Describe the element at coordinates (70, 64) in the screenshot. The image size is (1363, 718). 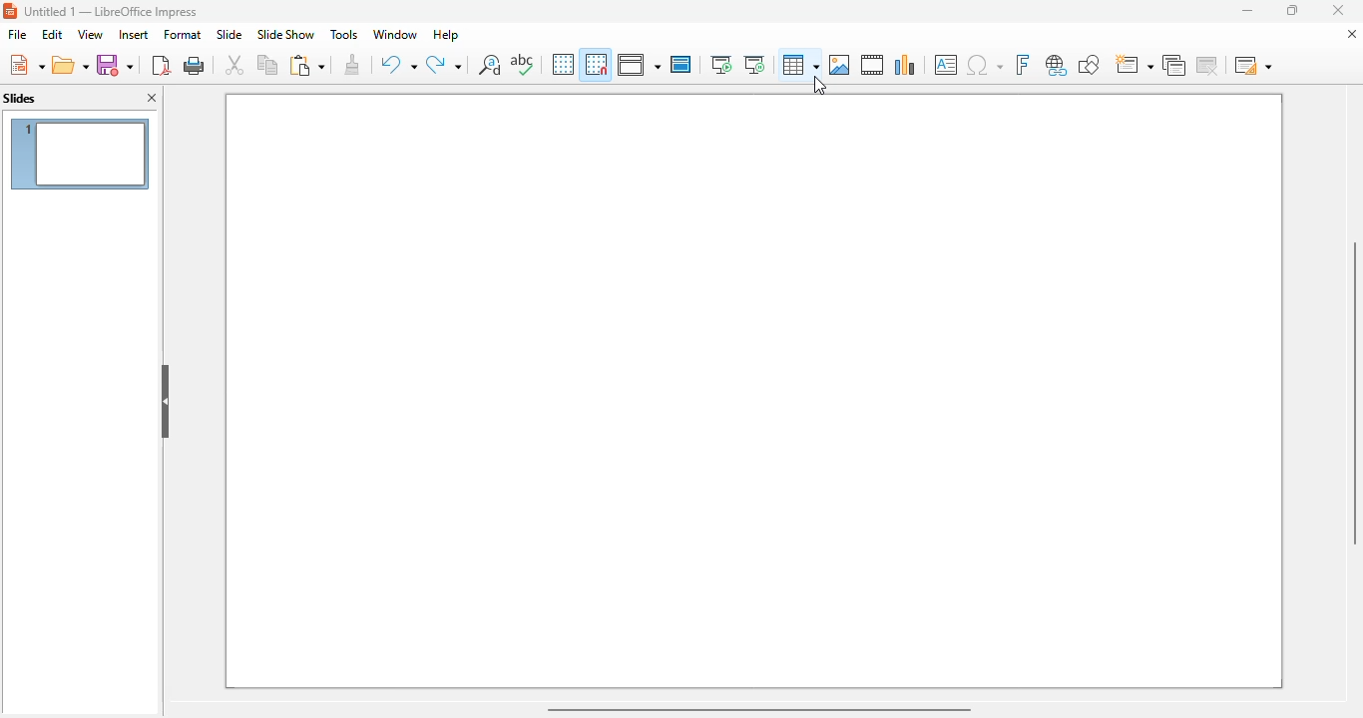
I see `open` at that location.